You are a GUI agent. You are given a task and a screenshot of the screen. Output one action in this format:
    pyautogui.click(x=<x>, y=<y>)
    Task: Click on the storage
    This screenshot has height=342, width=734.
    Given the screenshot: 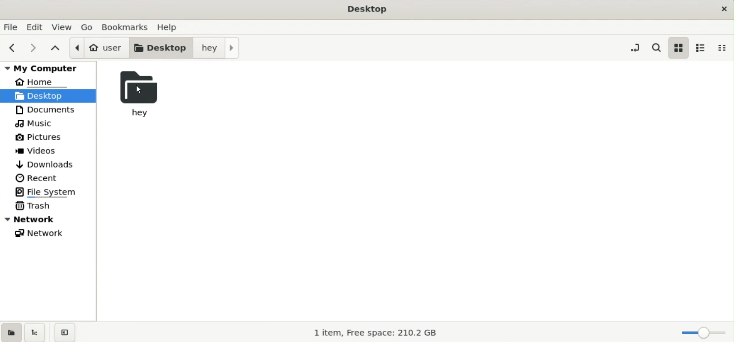 What is the action you would take?
    pyautogui.click(x=378, y=333)
    